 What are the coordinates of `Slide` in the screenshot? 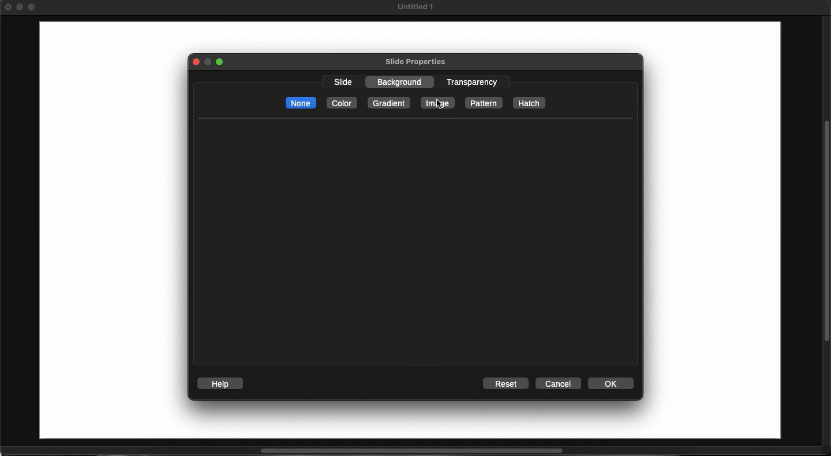 It's located at (108, 231).